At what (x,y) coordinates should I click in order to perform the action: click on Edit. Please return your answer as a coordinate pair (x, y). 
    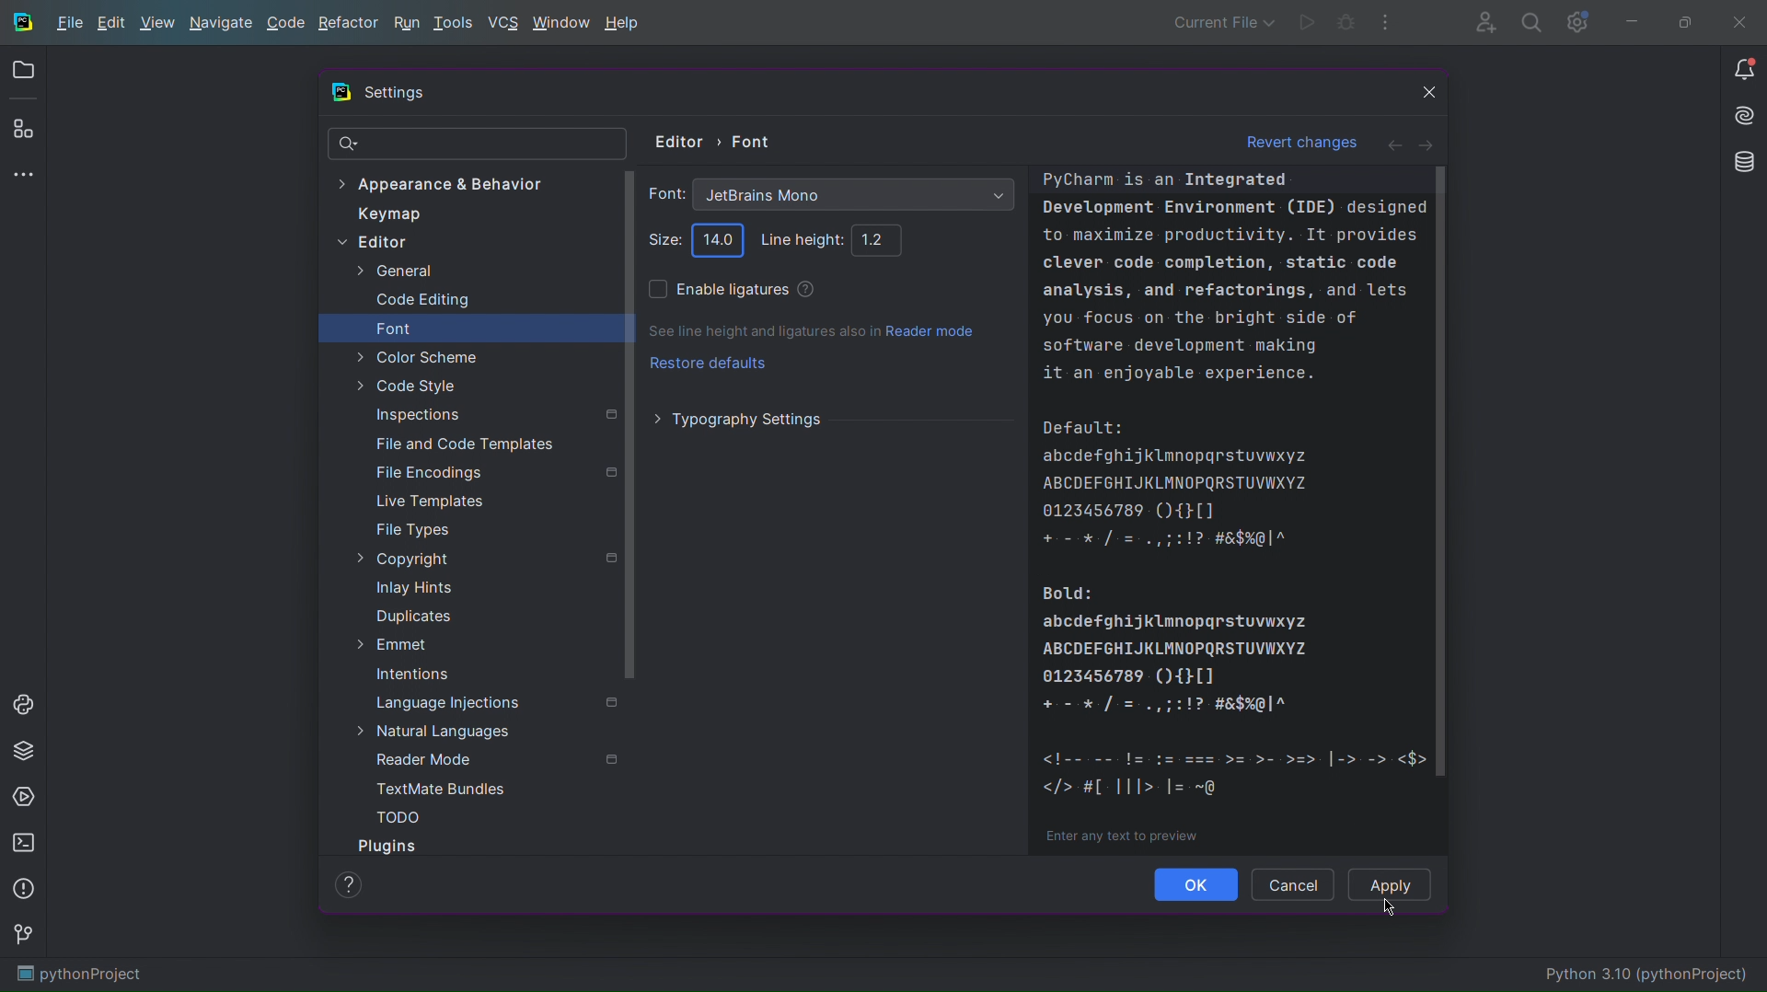
    Looking at the image, I should click on (110, 24).